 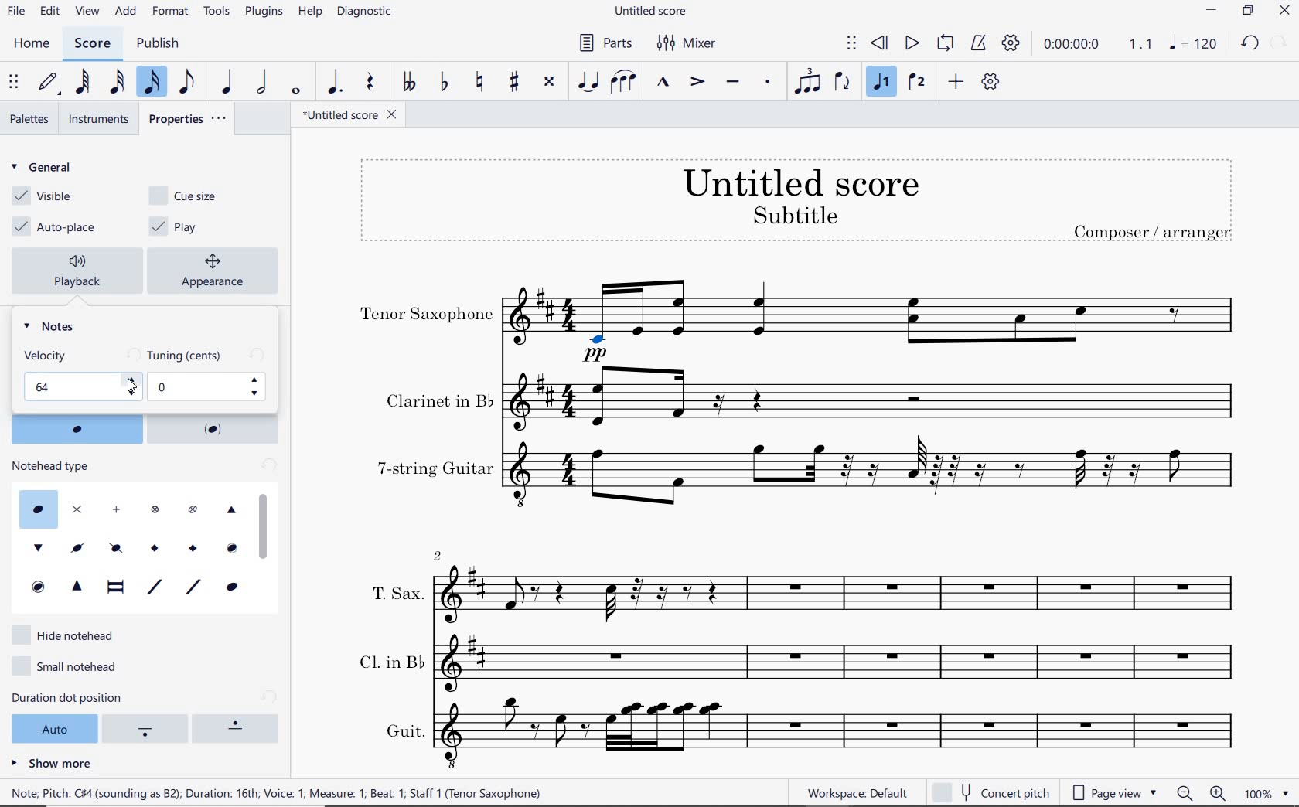 I want to click on DIAGNOSTIC, so click(x=365, y=12).